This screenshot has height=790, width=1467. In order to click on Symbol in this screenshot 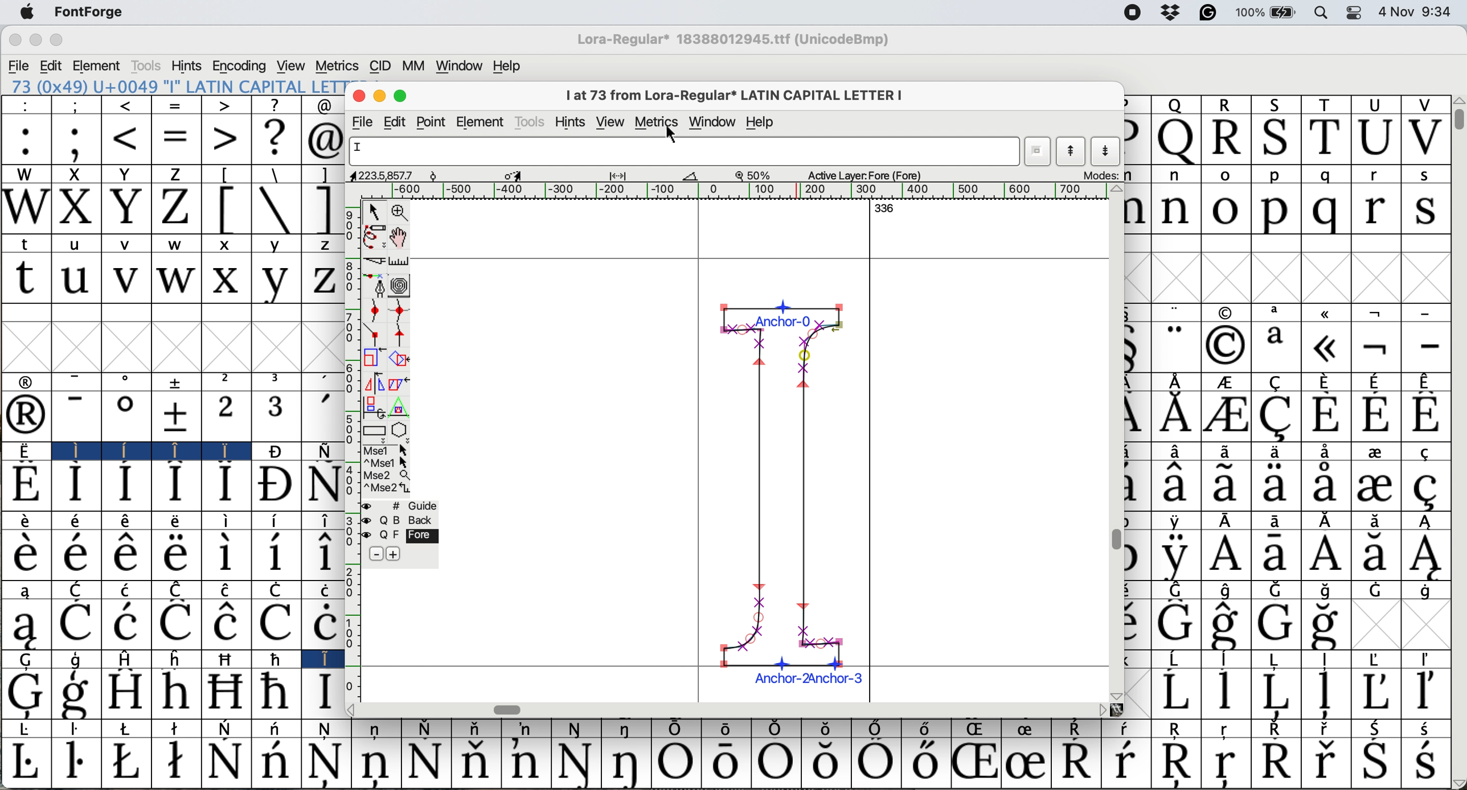, I will do `click(1275, 452)`.